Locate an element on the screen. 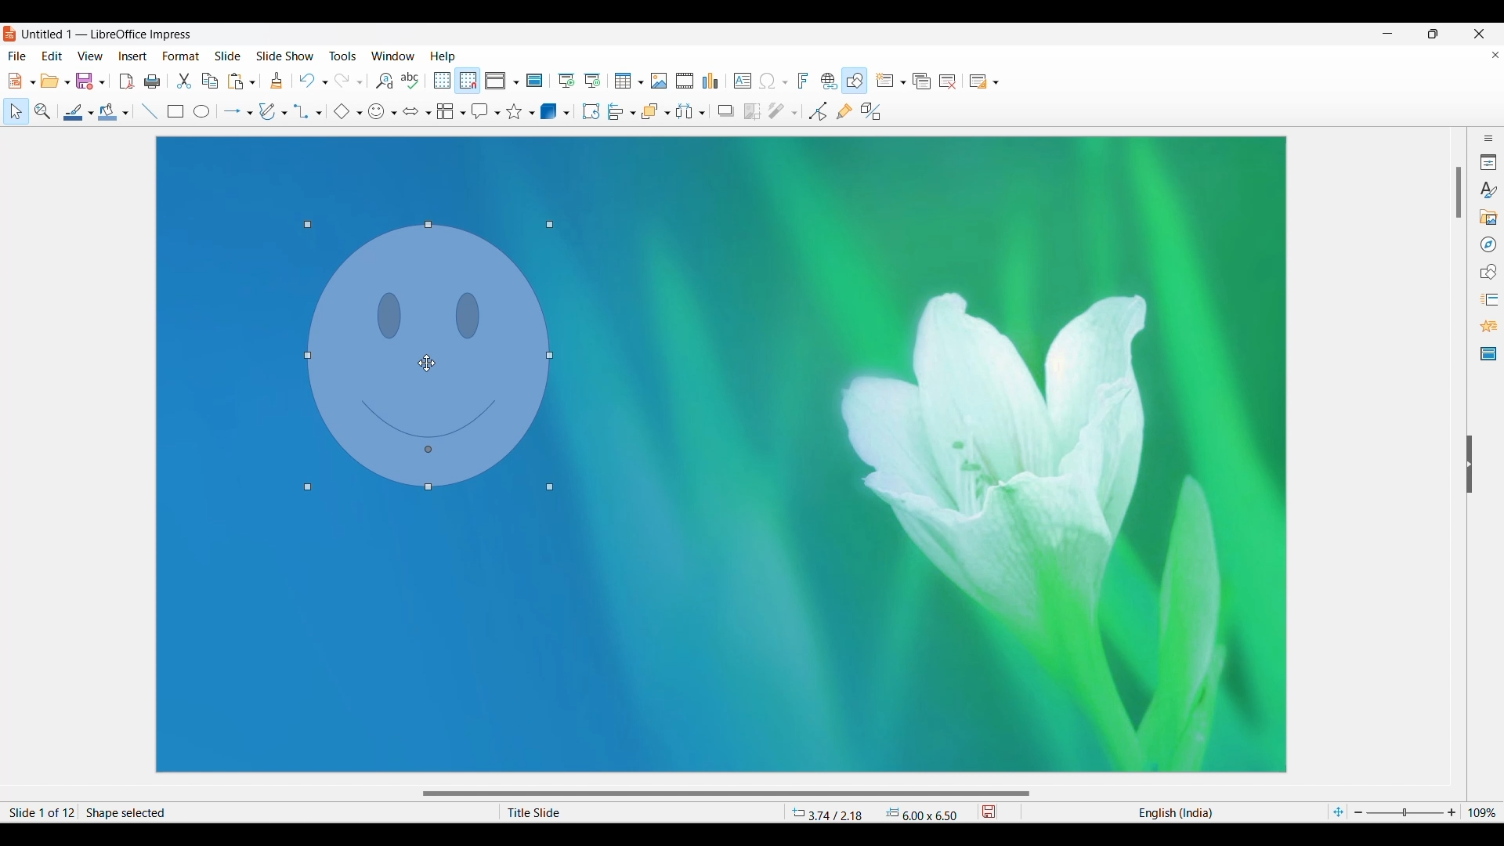 The image size is (1504, 846). Insert audio or video is located at coordinates (685, 81).